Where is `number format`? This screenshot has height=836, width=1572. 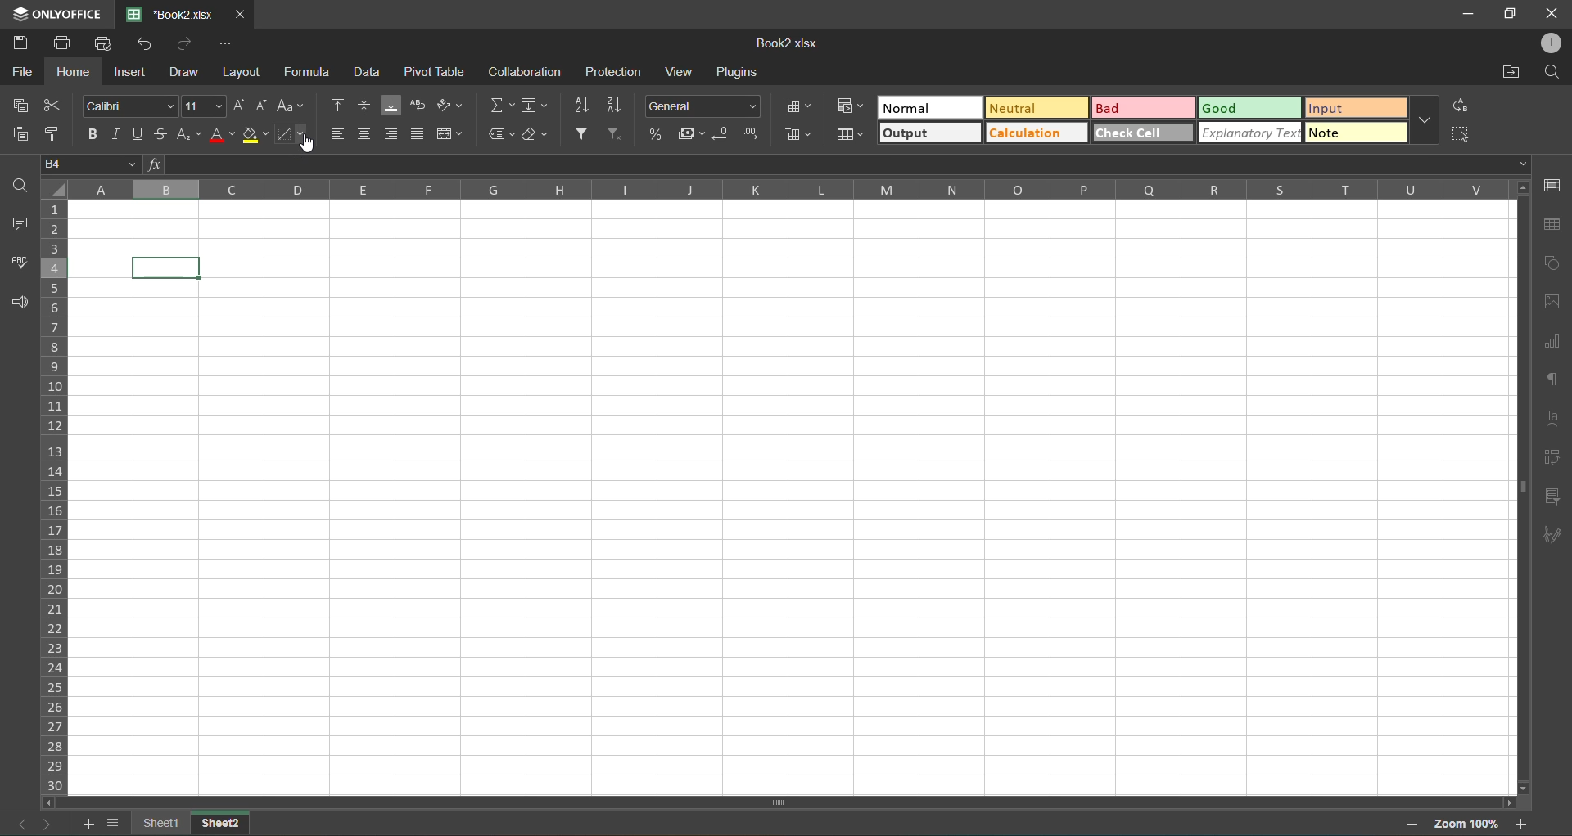
number format is located at coordinates (705, 108).